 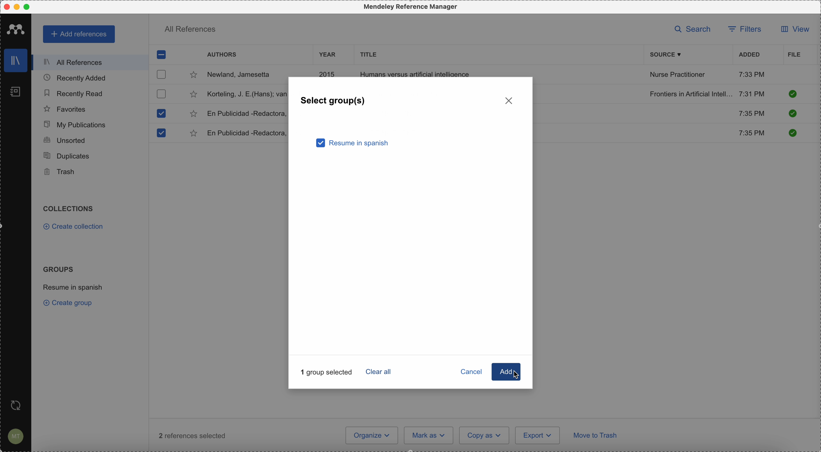 What do you see at coordinates (670, 54) in the screenshot?
I see `source` at bounding box center [670, 54].